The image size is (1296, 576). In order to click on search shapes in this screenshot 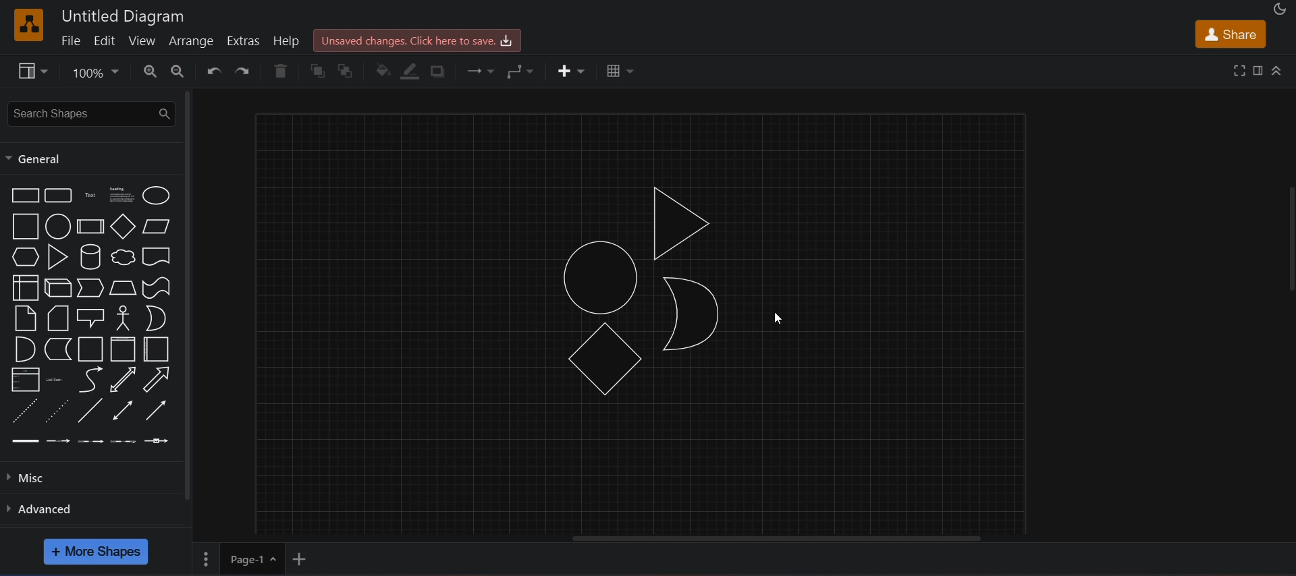, I will do `click(90, 113)`.